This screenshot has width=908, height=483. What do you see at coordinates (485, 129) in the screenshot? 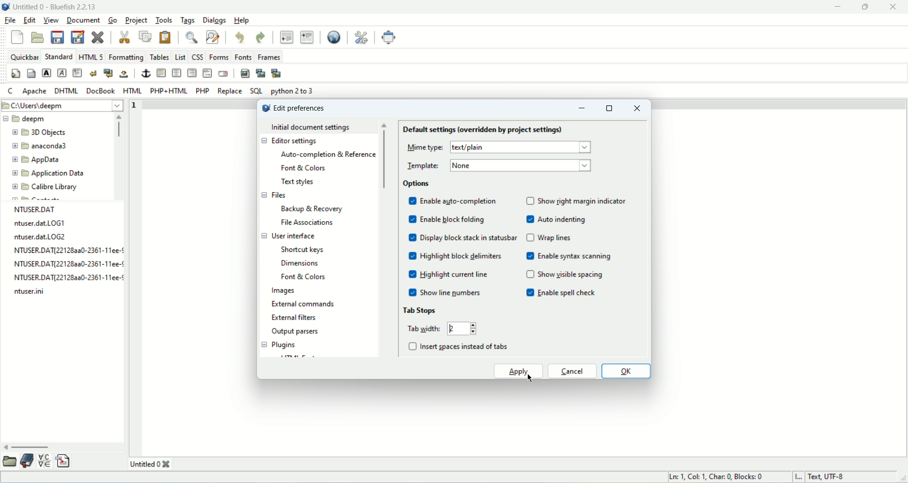
I see `default settings (overridden for project settings)` at bounding box center [485, 129].